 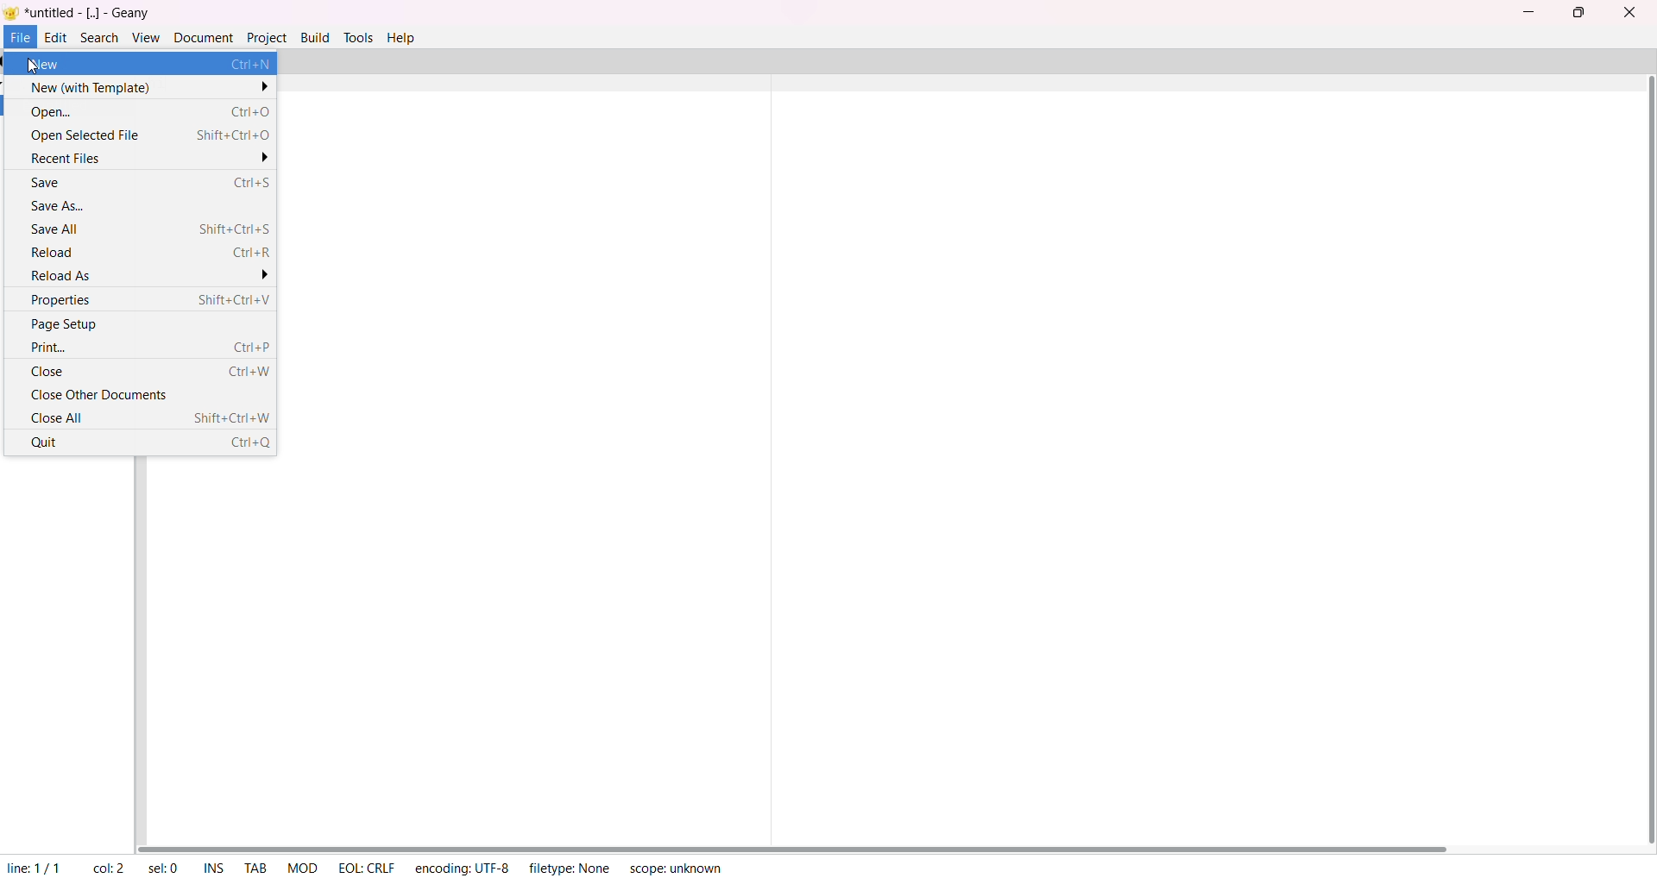 What do you see at coordinates (148, 373) in the screenshot?
I see `close     Ctrl+W` at bounding box center [148, 373].